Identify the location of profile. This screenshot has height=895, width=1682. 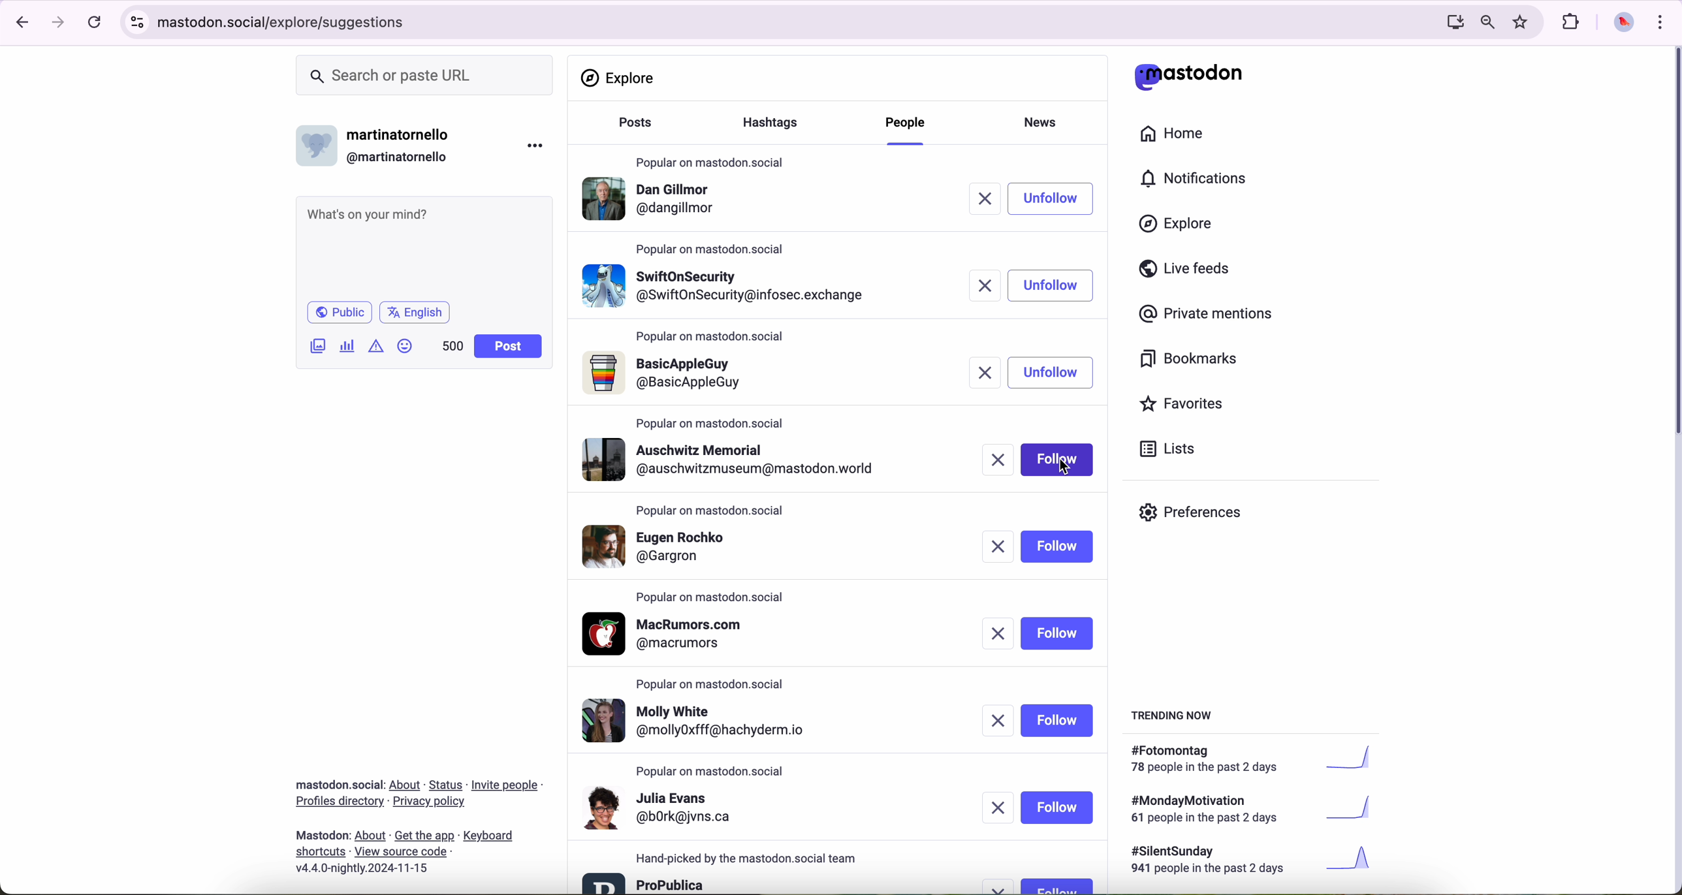
(727, 283).